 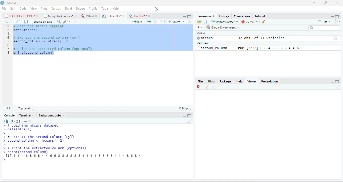 What do you see at coordinates (226, 82) in the screenshot?
I see `Packages` at bounding box center [226, 82].